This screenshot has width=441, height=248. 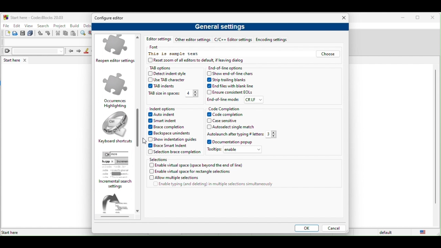 I want to click on other editor setting, so click(x=193, y=40).